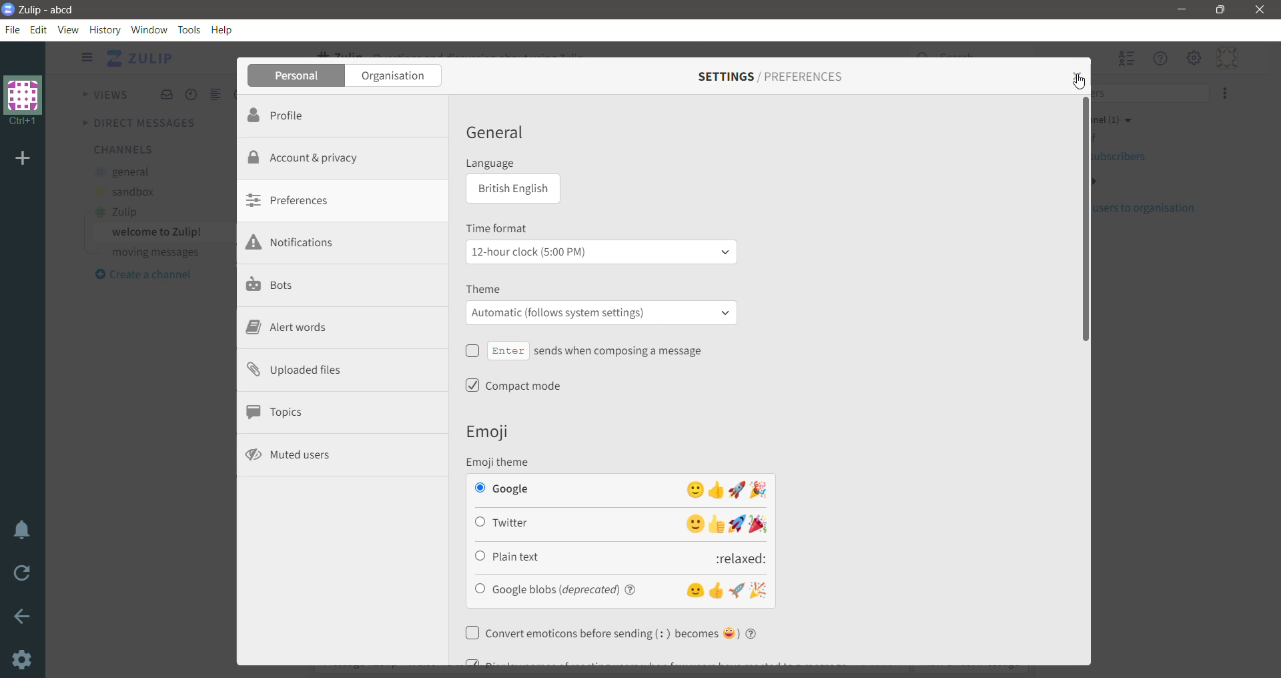 The height and width of the screenshot is (678, 1281). What do you see at coordinates (121, 172) in the screenshot?
I see `general` at bounding box center [121, 172].